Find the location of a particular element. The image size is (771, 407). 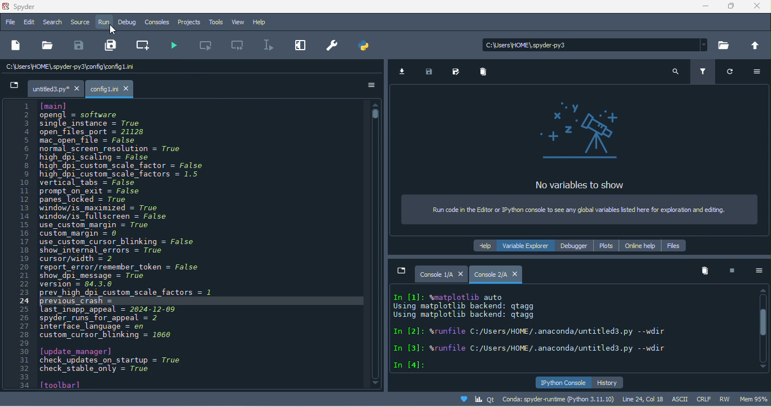

save is located at coordinates (429, 72).